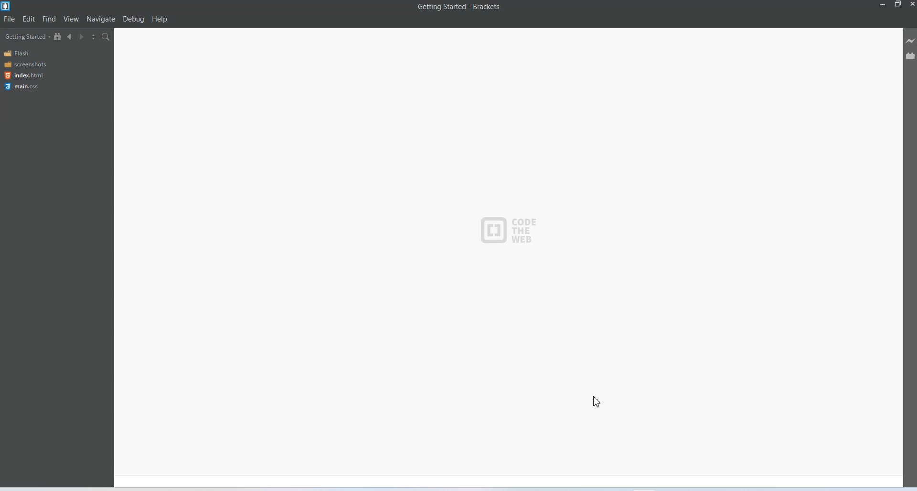 The height and width of the screenshot is (491, 917). I want to click on Debug, so click(133, 20).